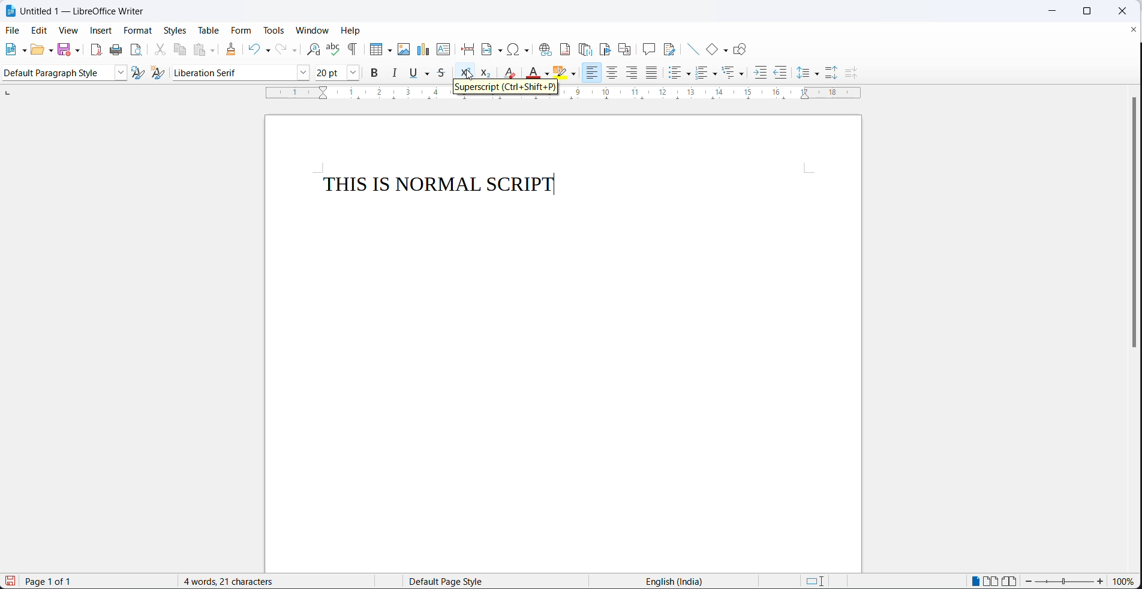 The image size is (1142, 589). What do you see at coordinates (141, 73) in the screenshot?
I see `update selected style` at bounding box center [141, 73].